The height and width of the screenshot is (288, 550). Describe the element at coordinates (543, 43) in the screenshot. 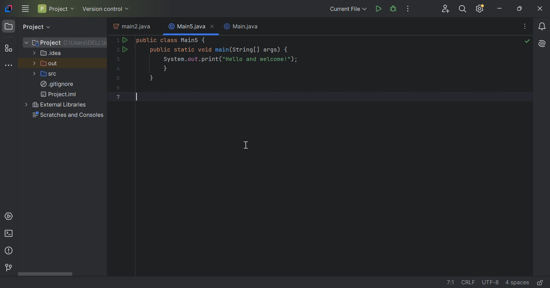

I see `AI Assistant` at that location.